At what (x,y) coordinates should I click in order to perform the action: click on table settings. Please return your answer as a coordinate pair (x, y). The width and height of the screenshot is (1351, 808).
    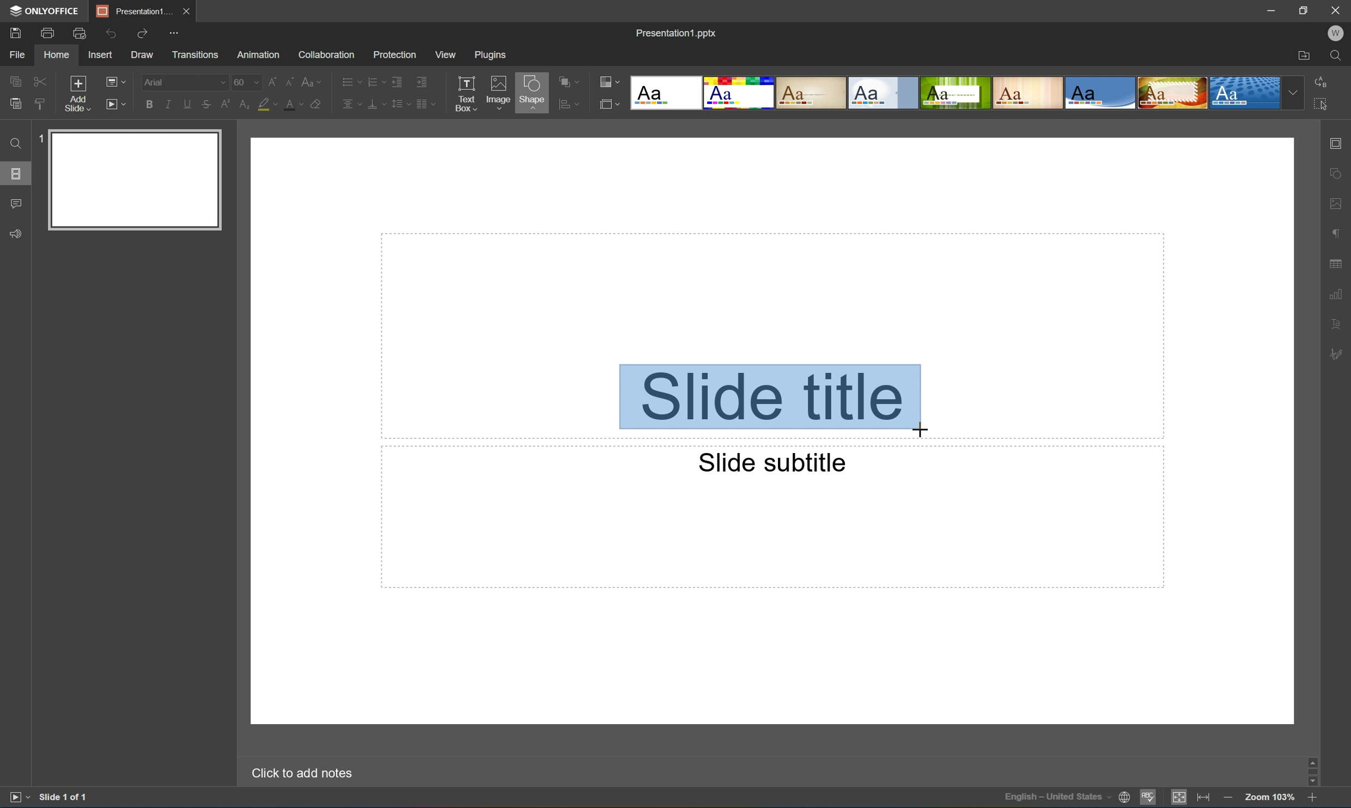
    Looking at the image, I should click on (1337, 262).